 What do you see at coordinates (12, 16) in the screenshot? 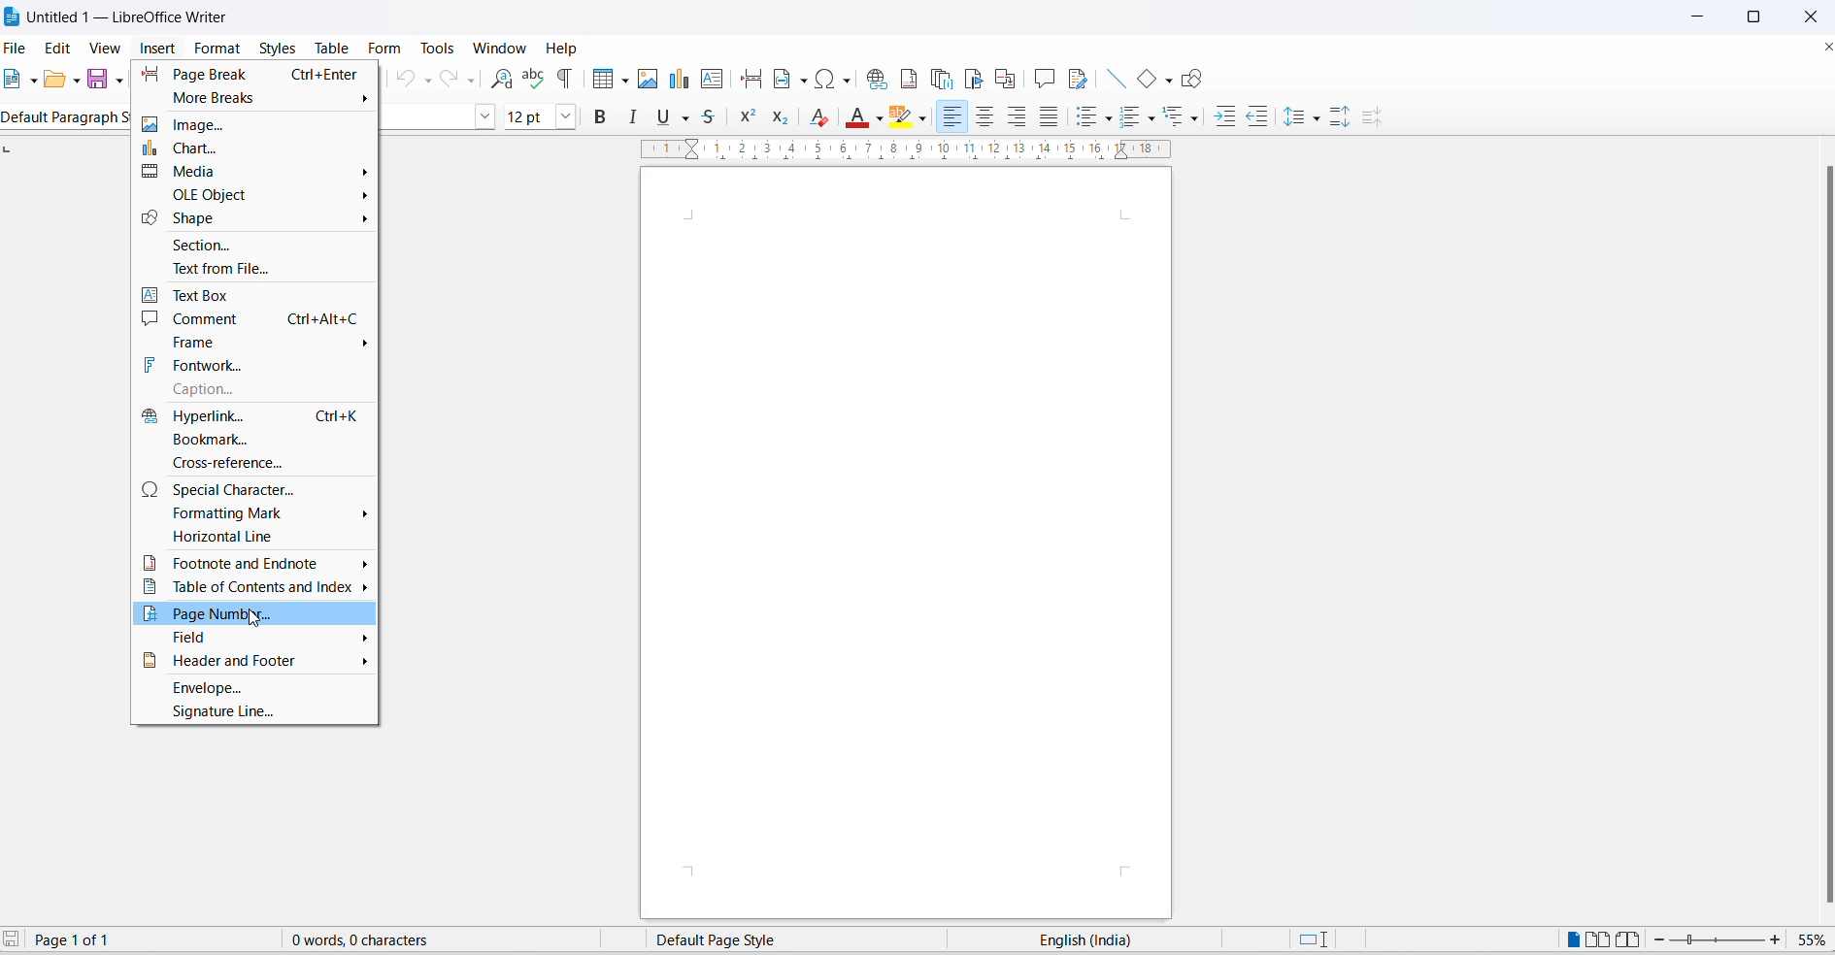
I see `libreoffice logo` at bounding box center [12, 16].